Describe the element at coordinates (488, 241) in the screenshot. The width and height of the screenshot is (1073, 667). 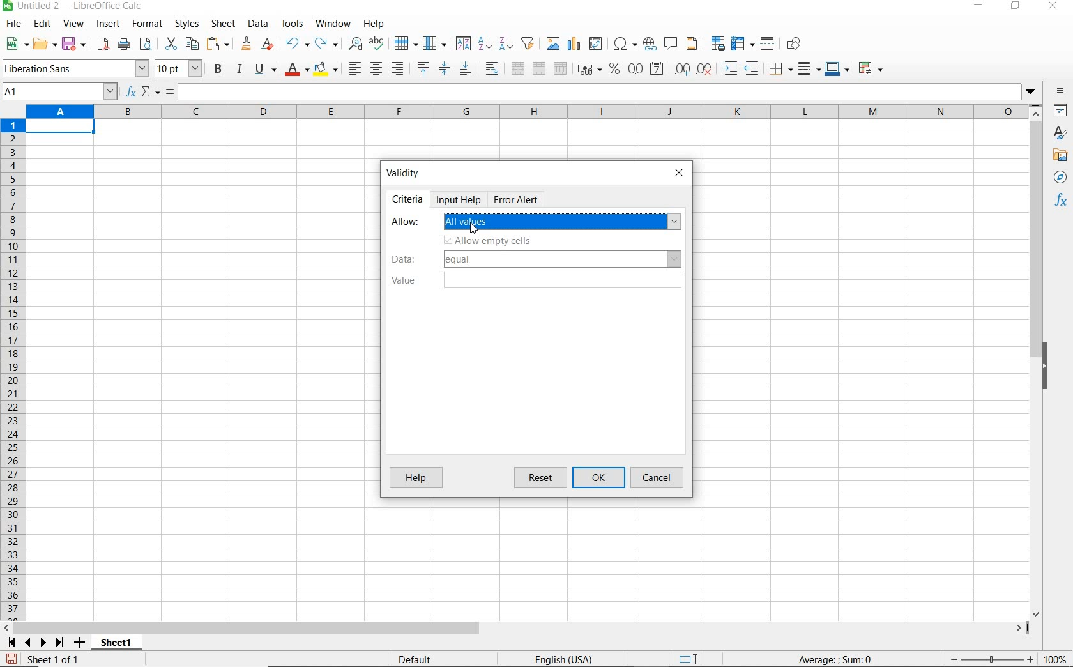
I see `allow empty cells` at that location.